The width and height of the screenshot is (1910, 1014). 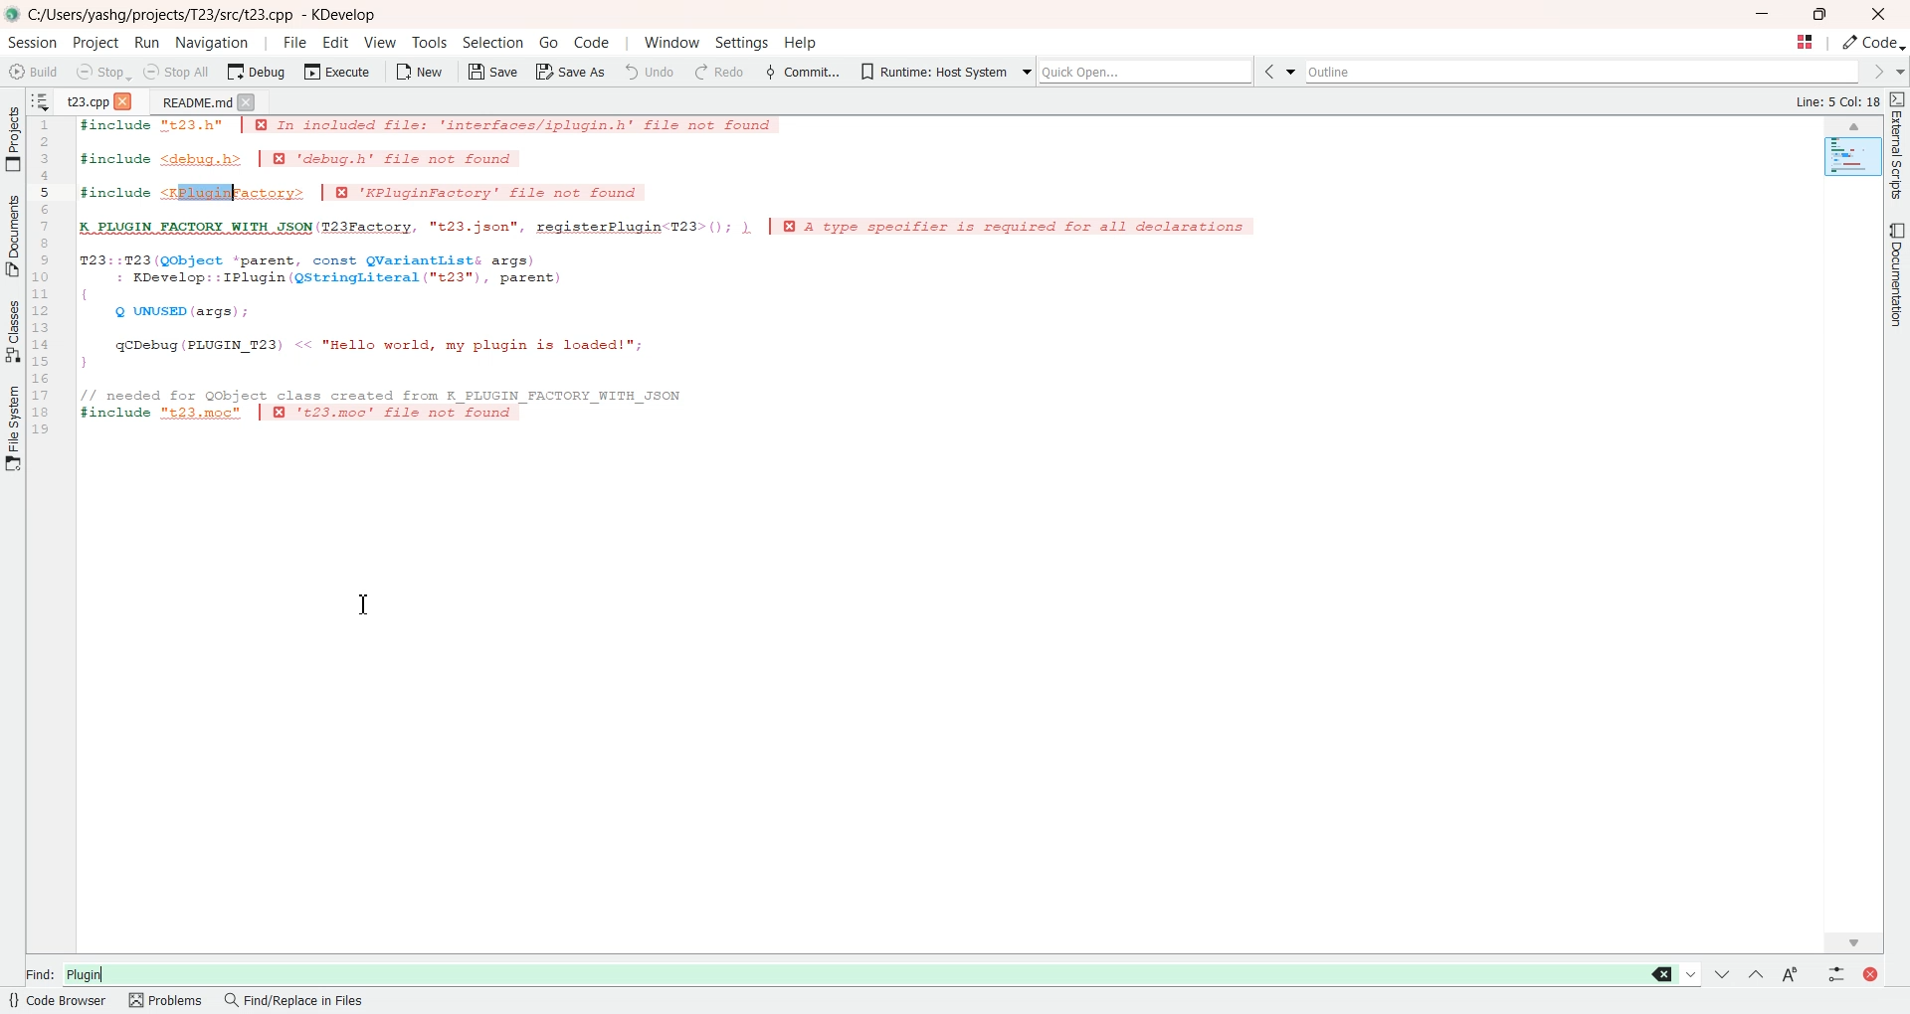 I want to click on External Script, so click(x=1898, y=148).